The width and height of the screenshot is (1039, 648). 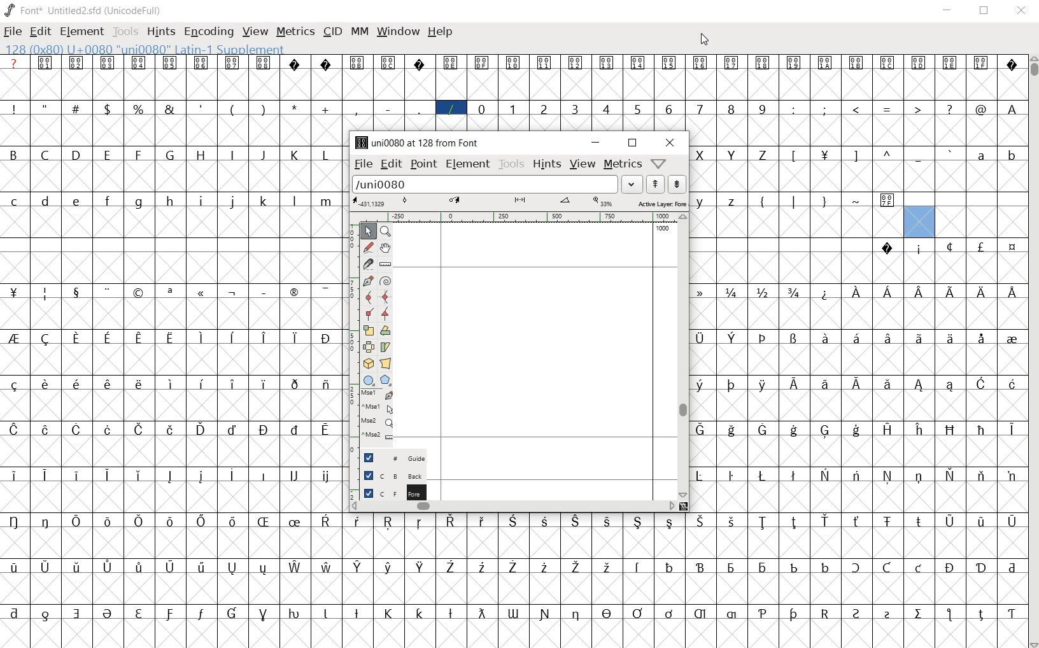 I want to click on glyph, so click(x=981, y=568).